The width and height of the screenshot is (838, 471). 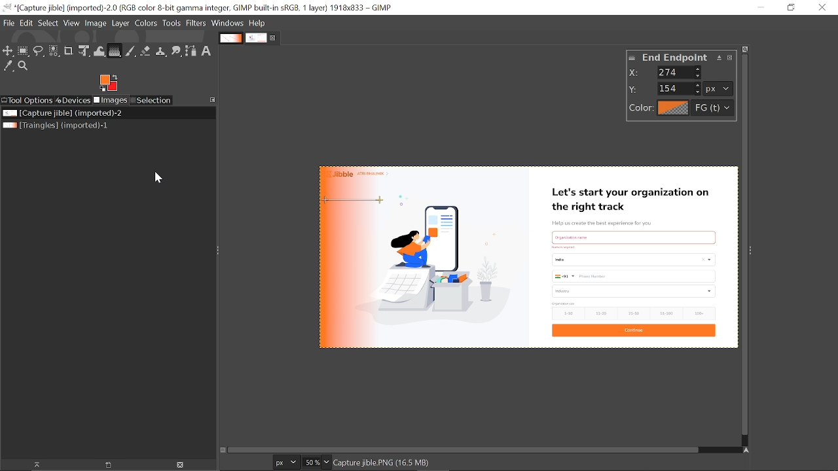 What do you see at coordinates (121, 24) in the screenshot?
I see `Layer` at bounding box center [121, 24].